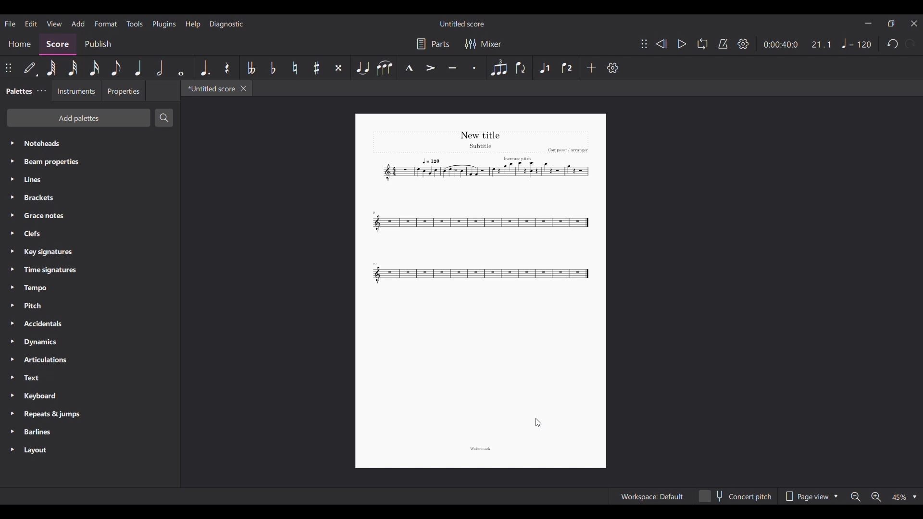 This screenshot has height=519, width=923. Describe the element at coordinates (164, 24) in the screenshot. I see `Plugins menu` at that location.